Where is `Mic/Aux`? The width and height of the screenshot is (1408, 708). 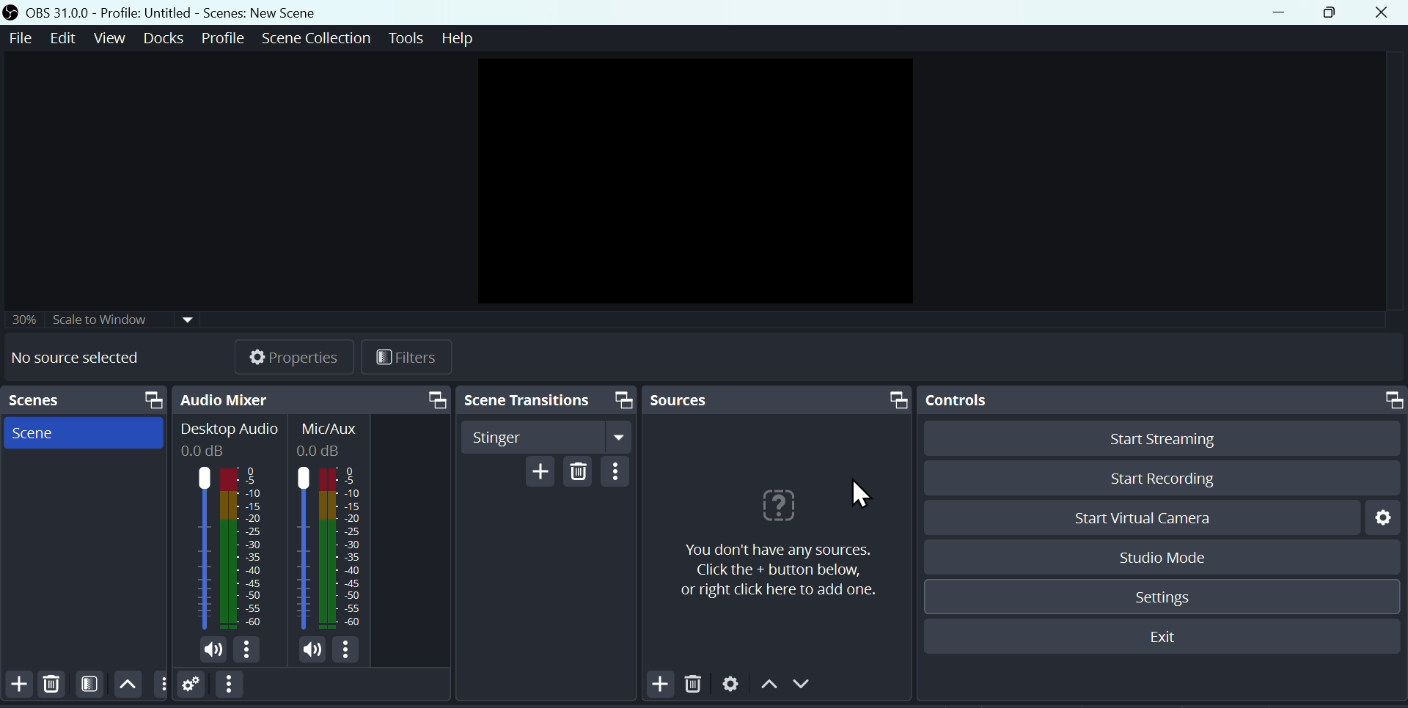
Mic/Aux is located at coordinates (331, 525).